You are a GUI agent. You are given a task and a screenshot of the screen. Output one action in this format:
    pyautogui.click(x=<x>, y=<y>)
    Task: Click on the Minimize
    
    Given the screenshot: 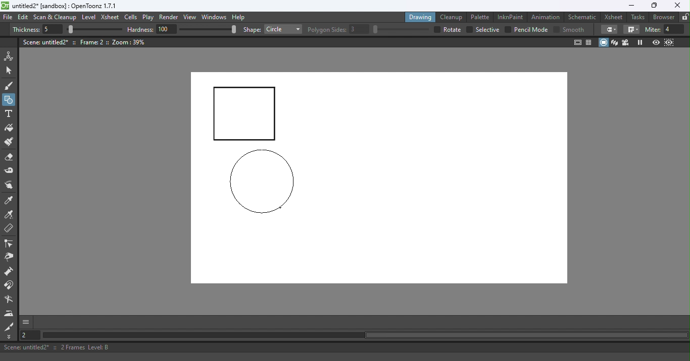 What is the action you would take?
    pyautogui.click(x=631, y=6)
    